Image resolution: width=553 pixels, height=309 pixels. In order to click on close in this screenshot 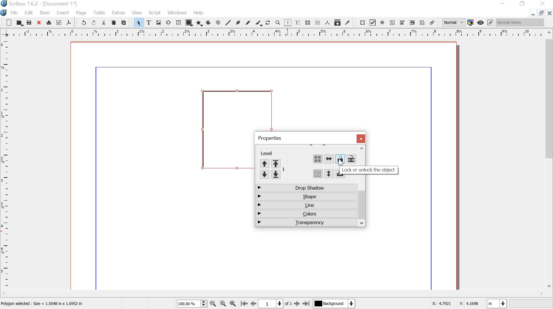, I will do `click(360, 138)`.